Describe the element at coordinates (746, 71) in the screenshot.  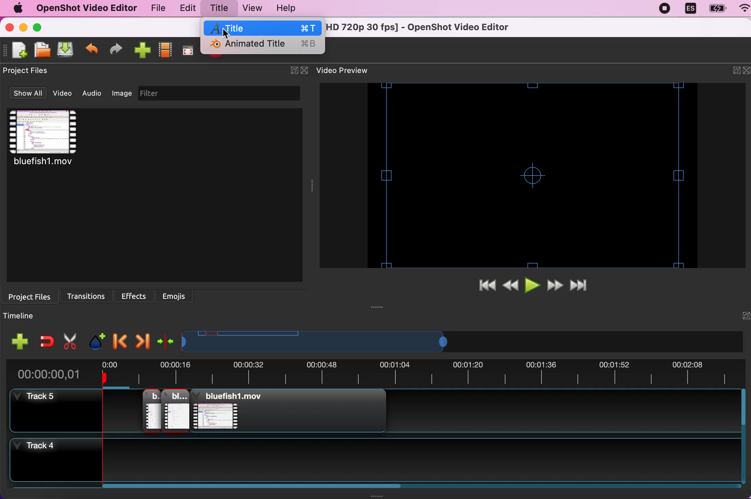
I see `close` at that location.